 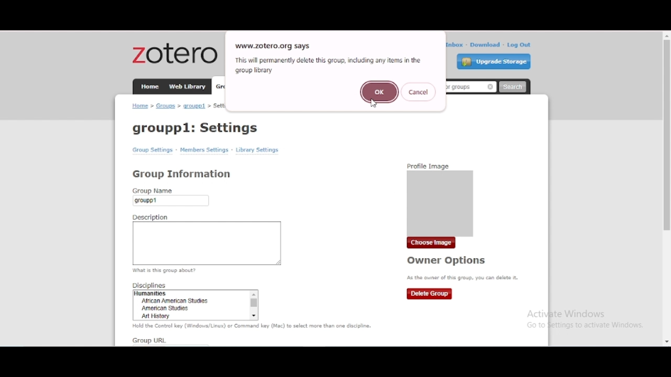 I want to click on group name, so click(x=172, y=197).